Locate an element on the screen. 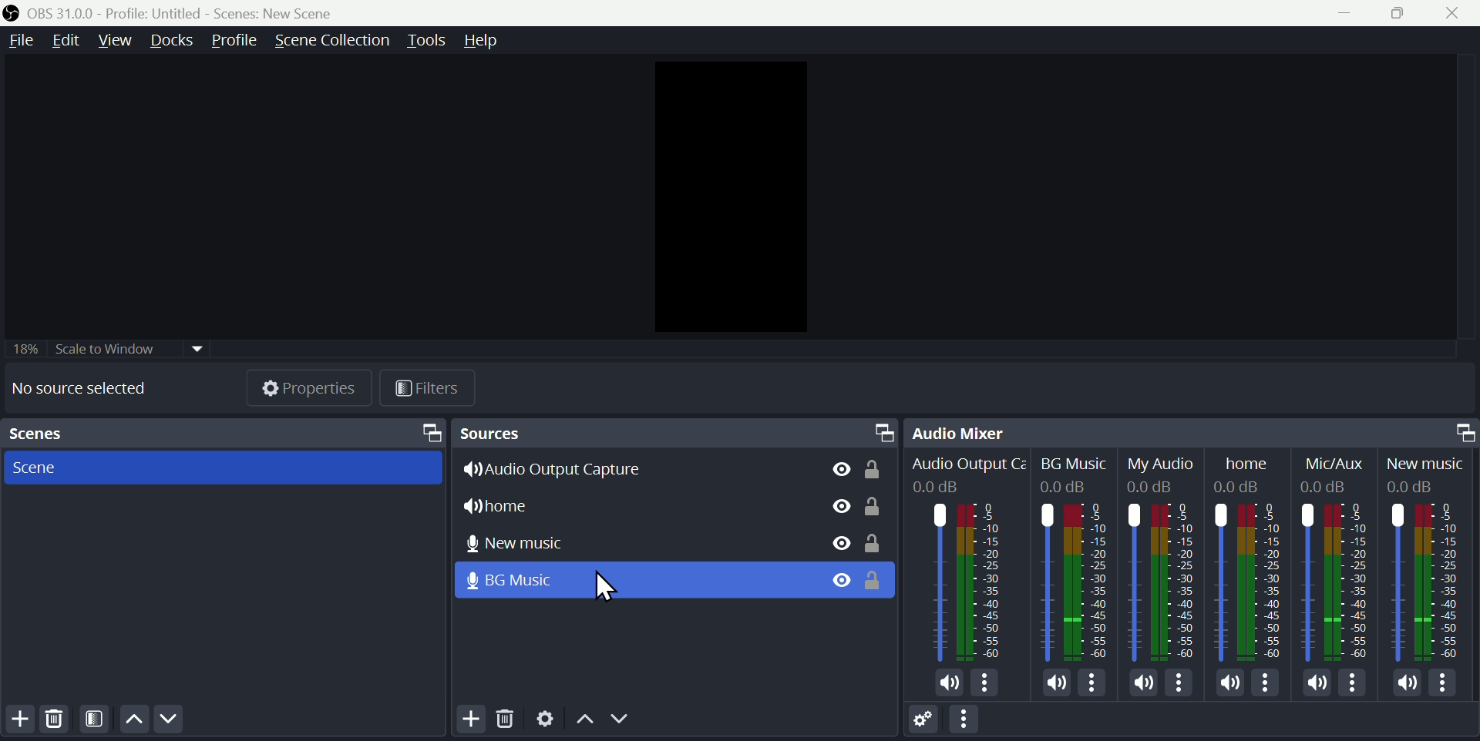 The width and height of the screenshot is (1480, 741). close is located at coordinates (1454, 12).